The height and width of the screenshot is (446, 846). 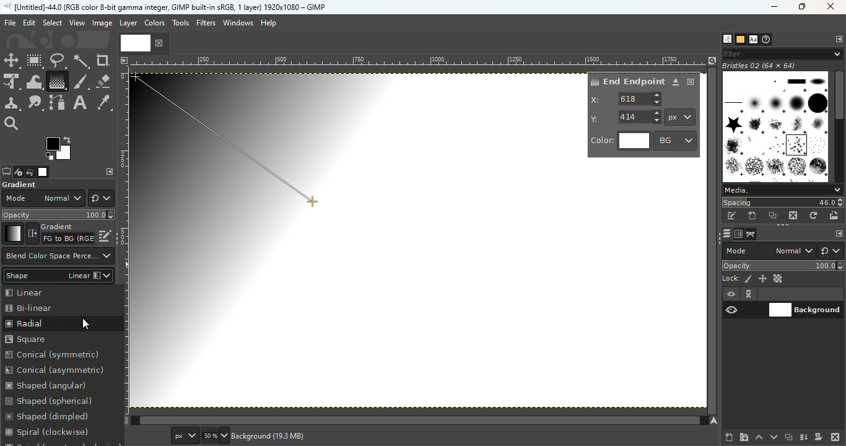 What do you see at coordinates (57, 60) in the screenshot?
I see `Free select tool` at bounding box center [57, 60].